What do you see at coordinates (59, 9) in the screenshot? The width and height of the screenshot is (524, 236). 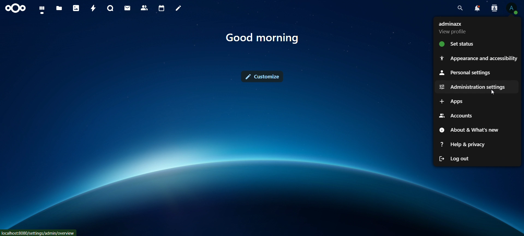 I see `files` at bounding box center [59, 9].